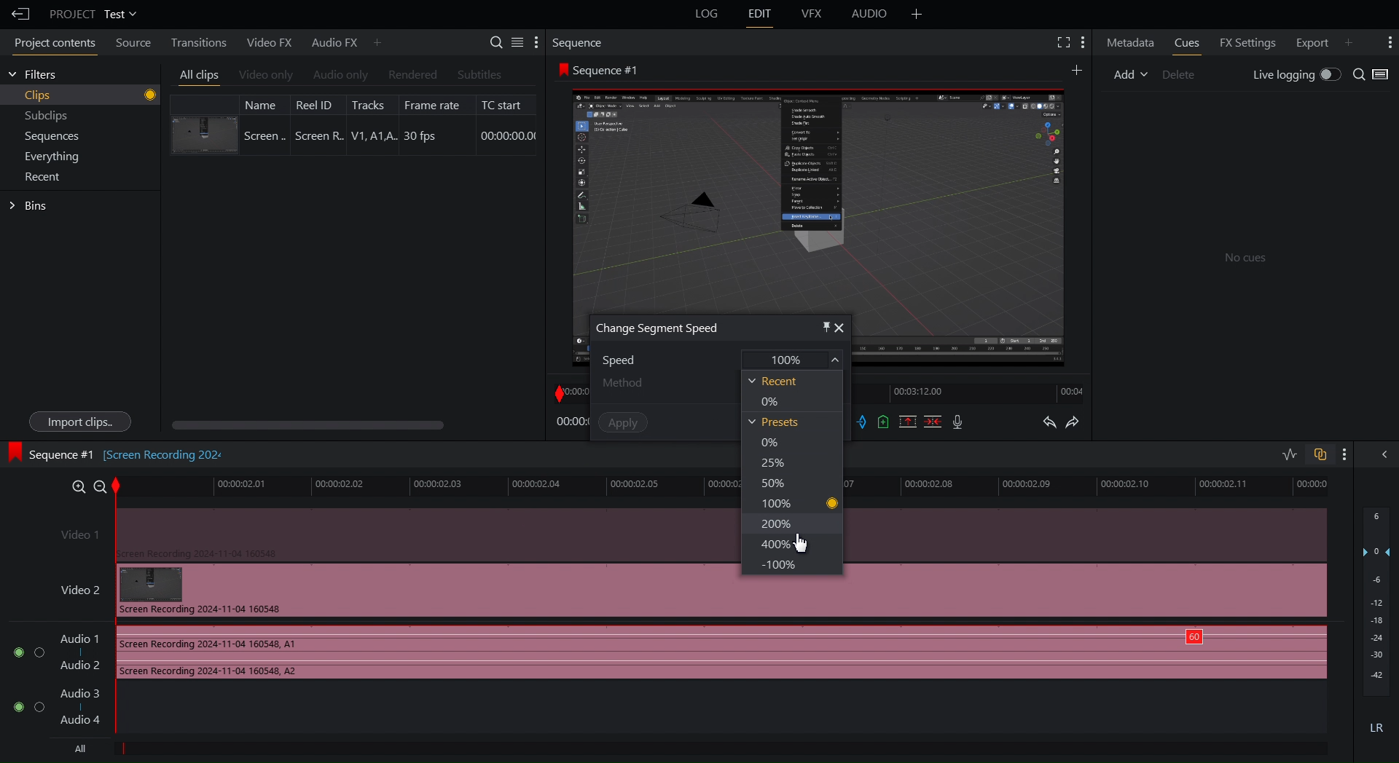 This screenshot has width=1399, height=763. What do you see at coordinates (79, 422) in the screenshot?
I see `Import clips` at bounding box center [79, 422].